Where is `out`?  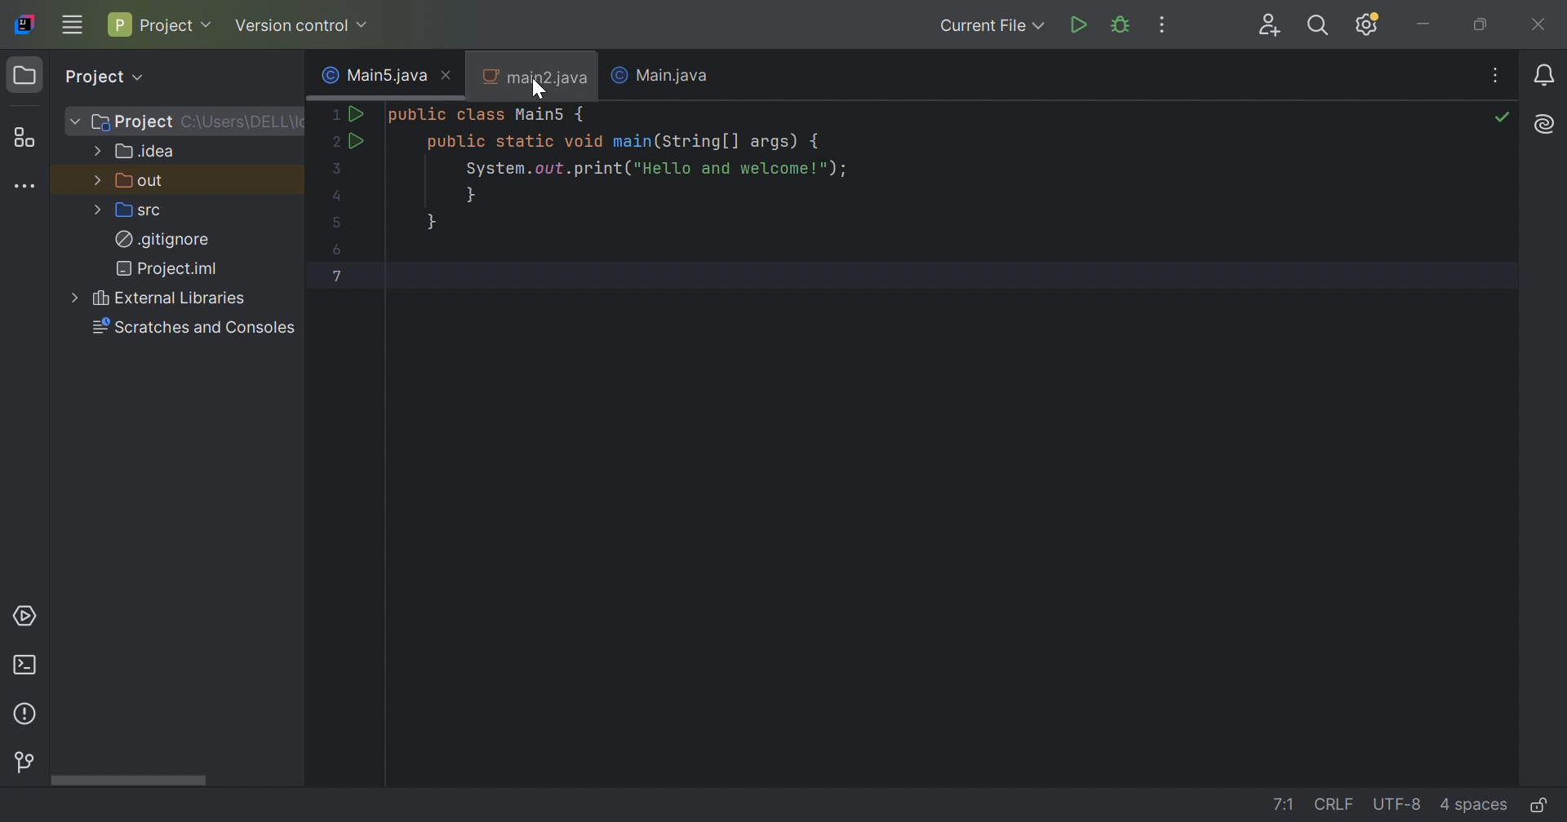 out is located at coordinates (143, 182).